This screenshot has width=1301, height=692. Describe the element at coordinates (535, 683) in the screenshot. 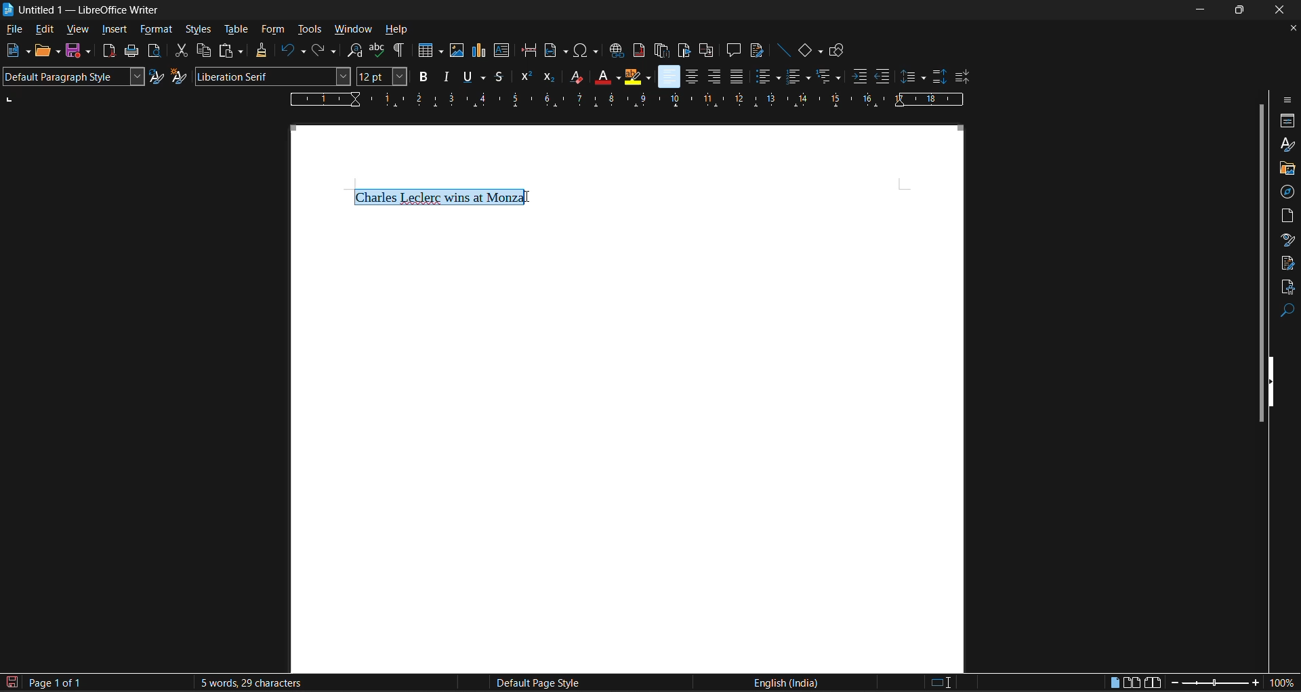

I see `page style` at that location.